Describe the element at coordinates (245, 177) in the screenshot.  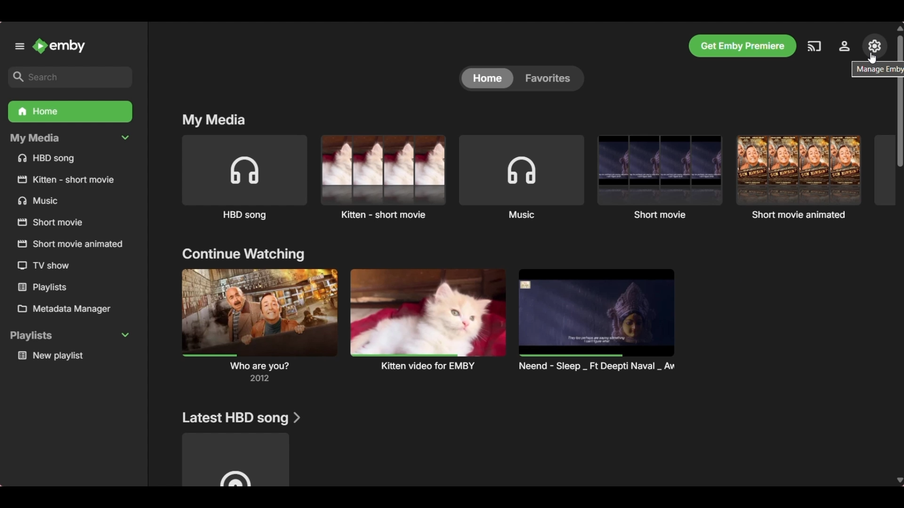
I see `HBD song` at that location.